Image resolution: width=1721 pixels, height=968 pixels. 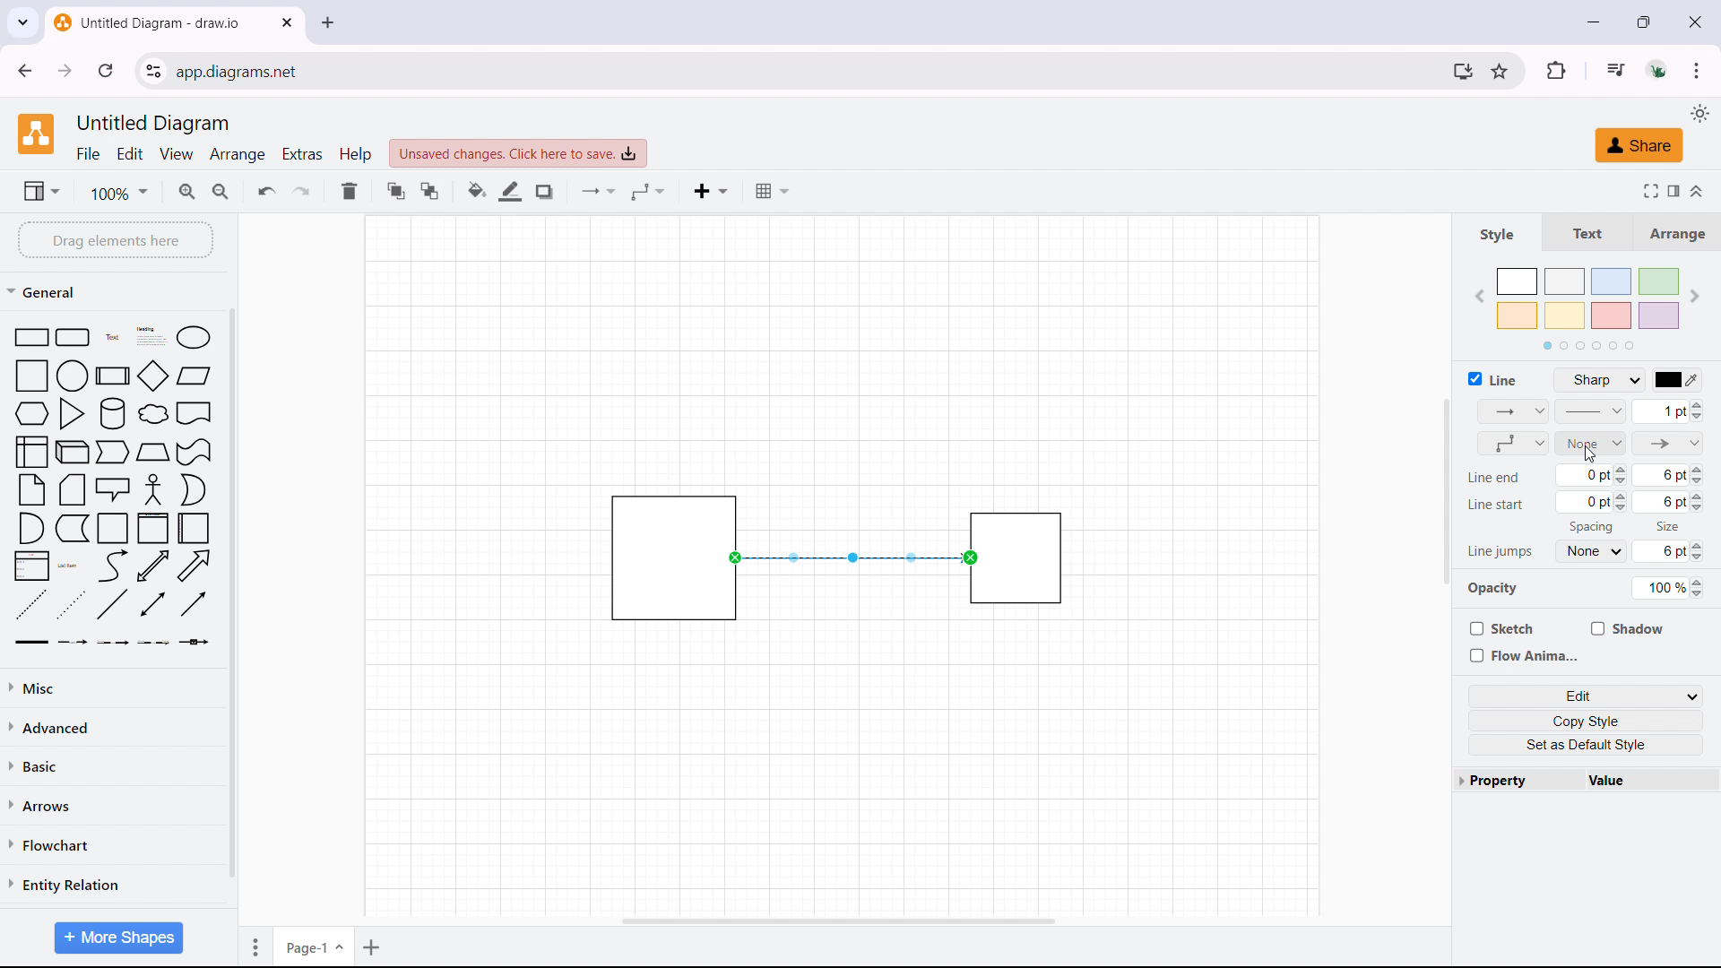 I want to click on opacity, so click(x=1667, y=588).